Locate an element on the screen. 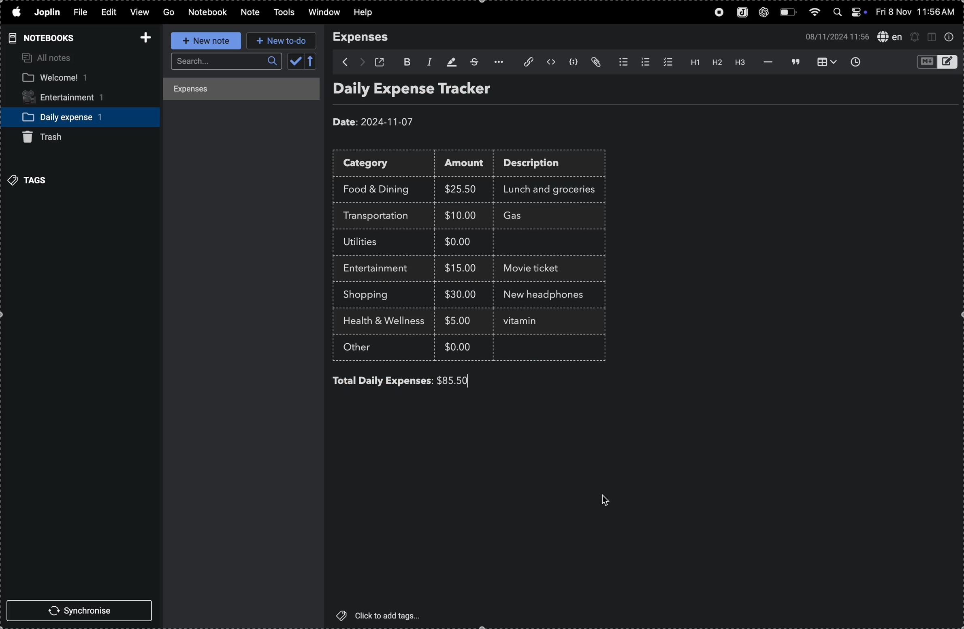  $10.00 is located at coordinates (461, 215).